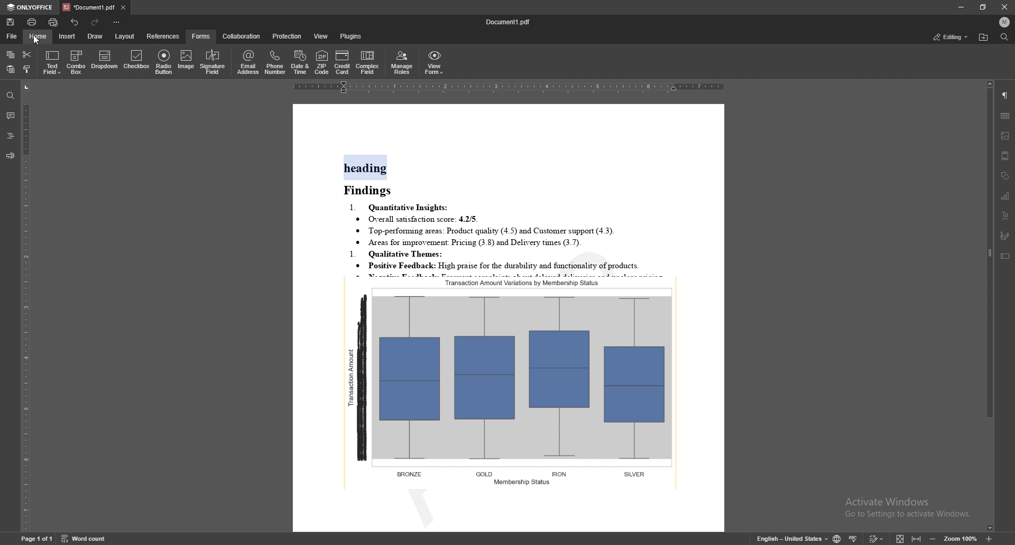  What do you see at coordinates (513, 382) in the screenshot?
I see `graph` at bounding box center [513, 382].